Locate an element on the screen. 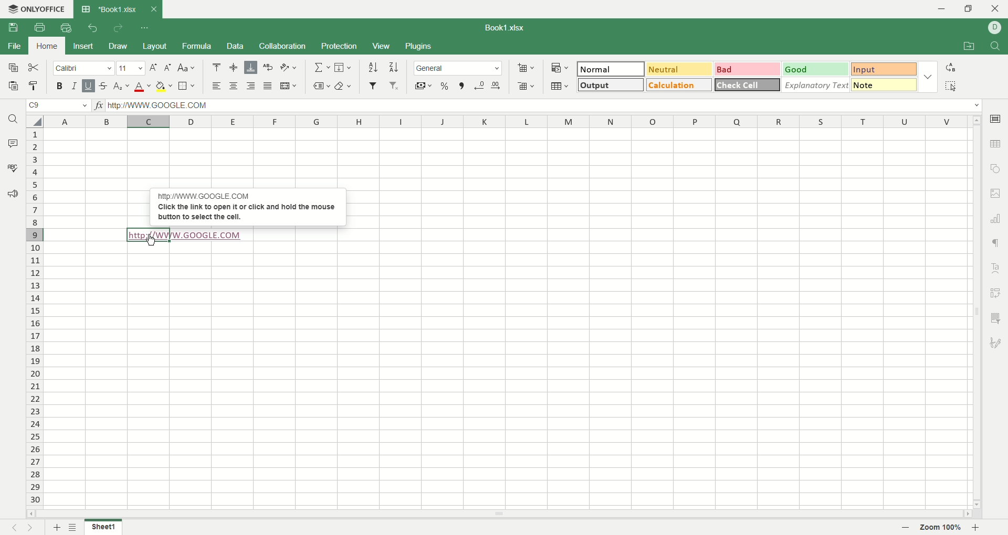 The image size is (1008, 535). previous is located at coordinates (14, 529).